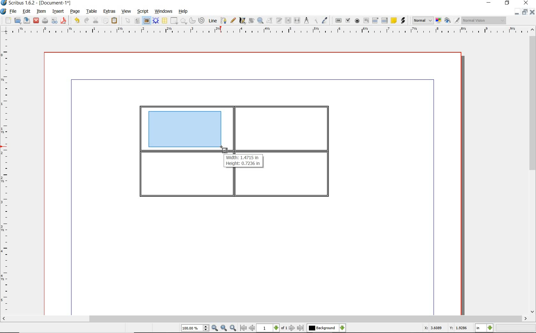  Describe the element at coordinates (143, 11) in the screenshot. I see `script` at that location.